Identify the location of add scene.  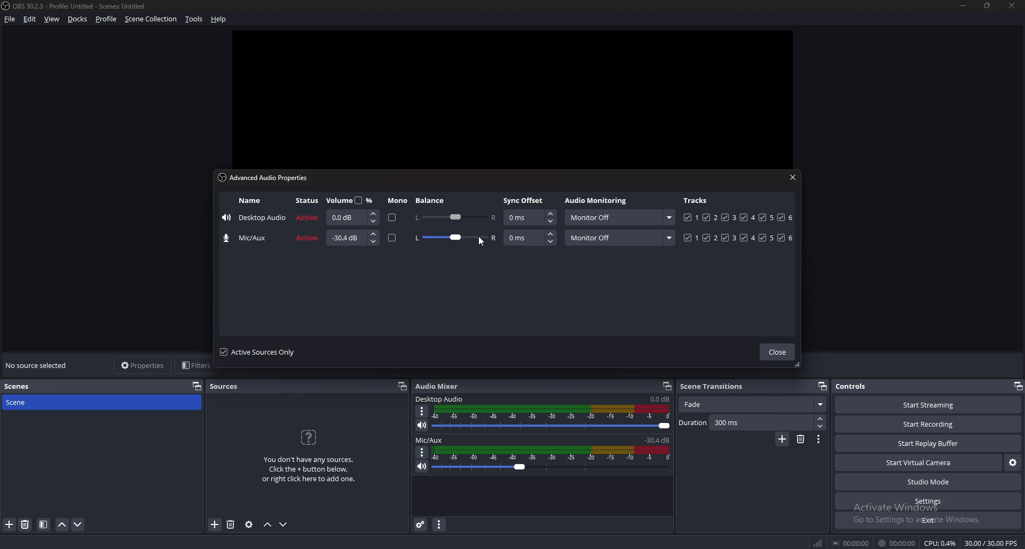
(9, 524).